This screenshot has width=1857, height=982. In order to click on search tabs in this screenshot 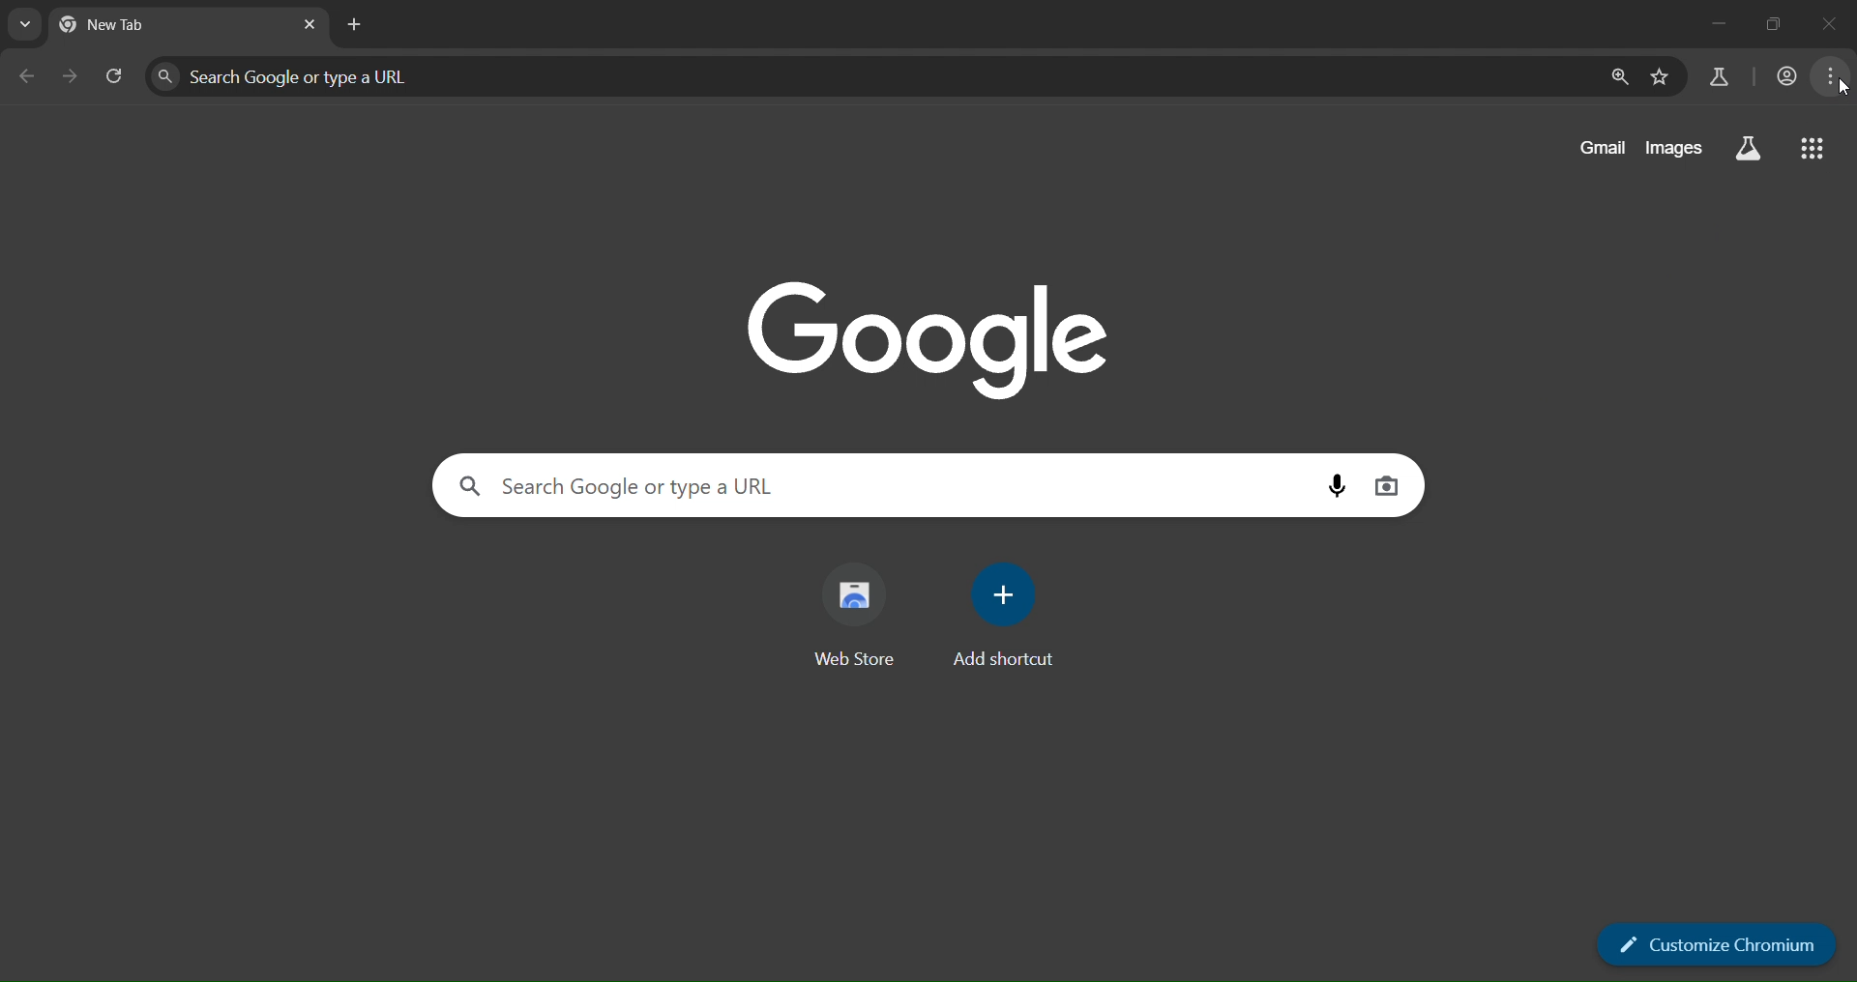, I will do `click(27, 27)`.